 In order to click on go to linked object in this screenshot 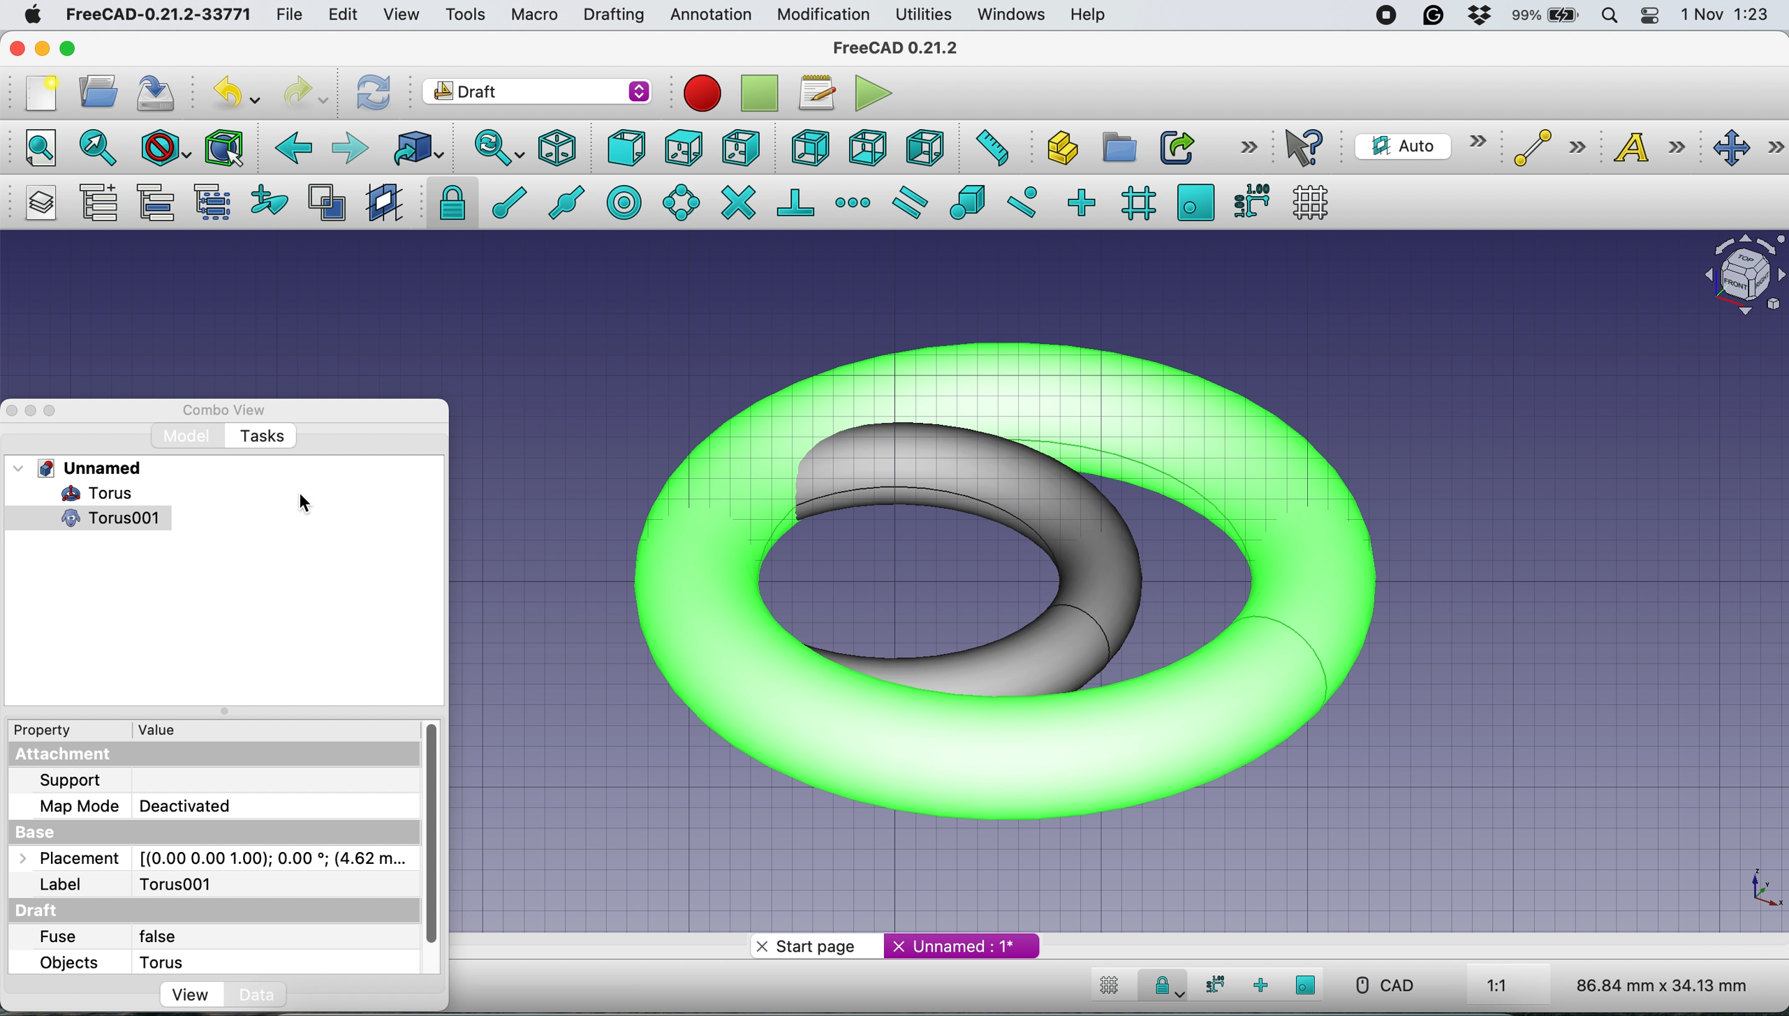, I will do `click(416, 147)`.